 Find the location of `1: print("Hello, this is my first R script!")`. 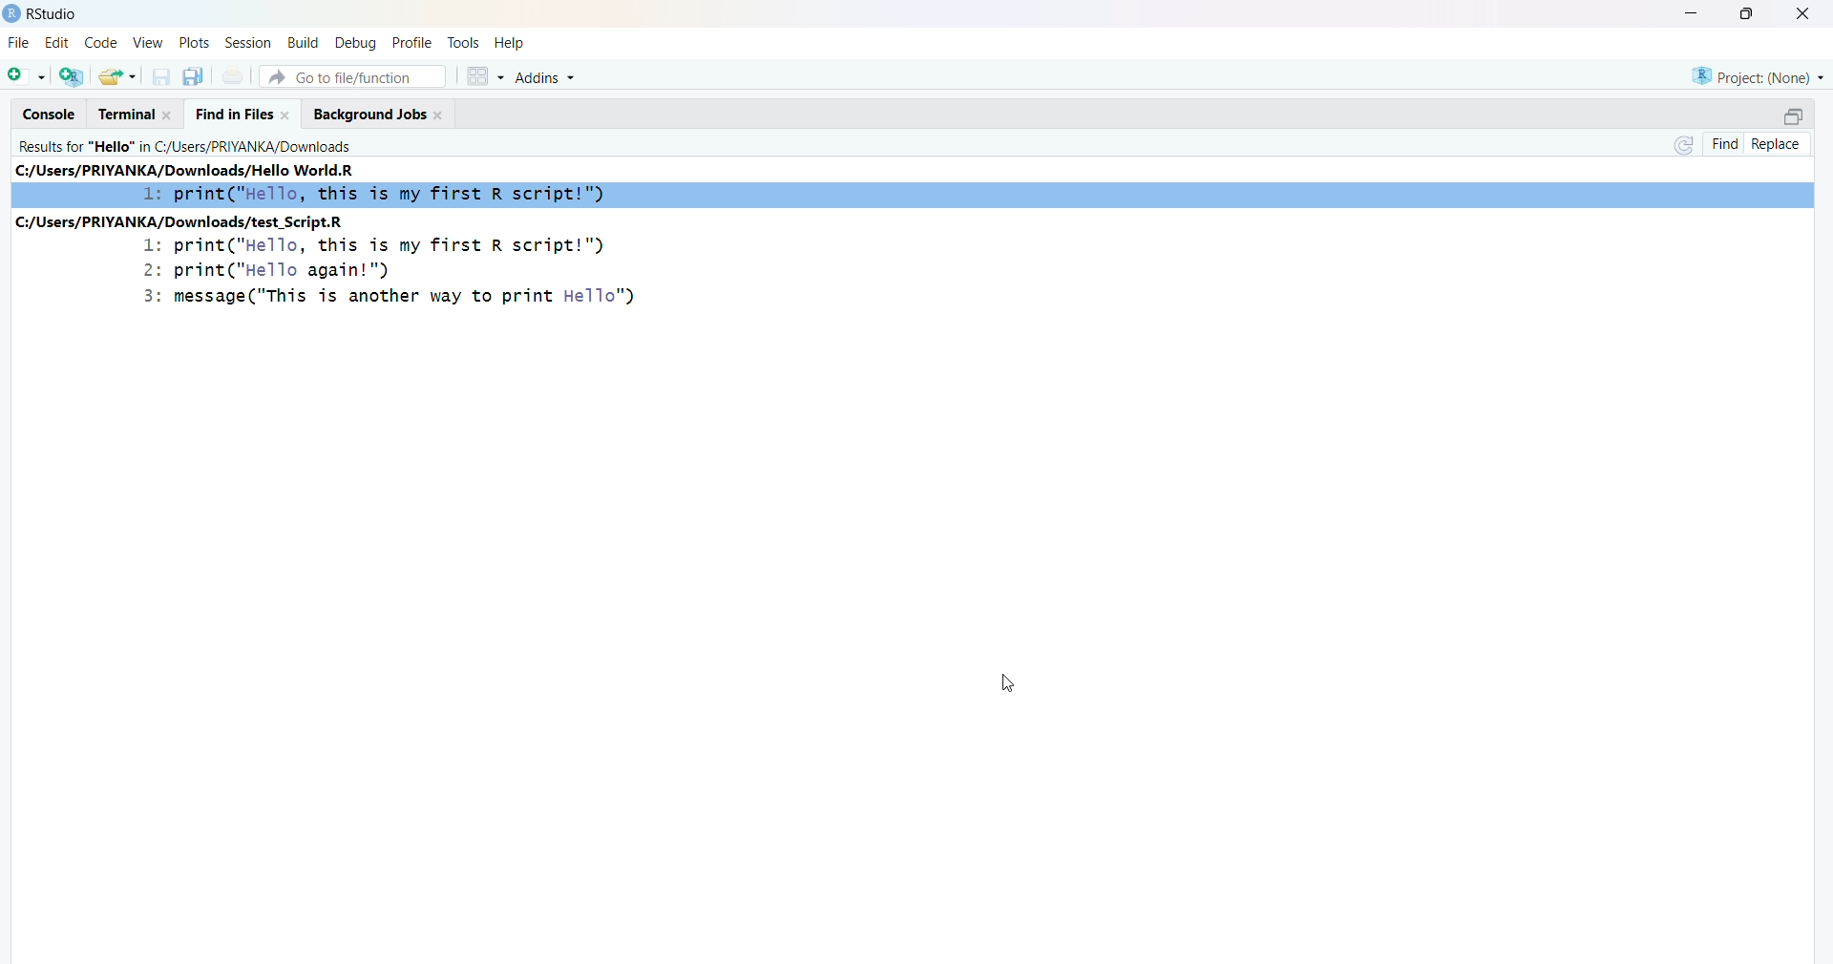

1: print("Hello, this is my first R script!") is located at coordinates (375, 196).